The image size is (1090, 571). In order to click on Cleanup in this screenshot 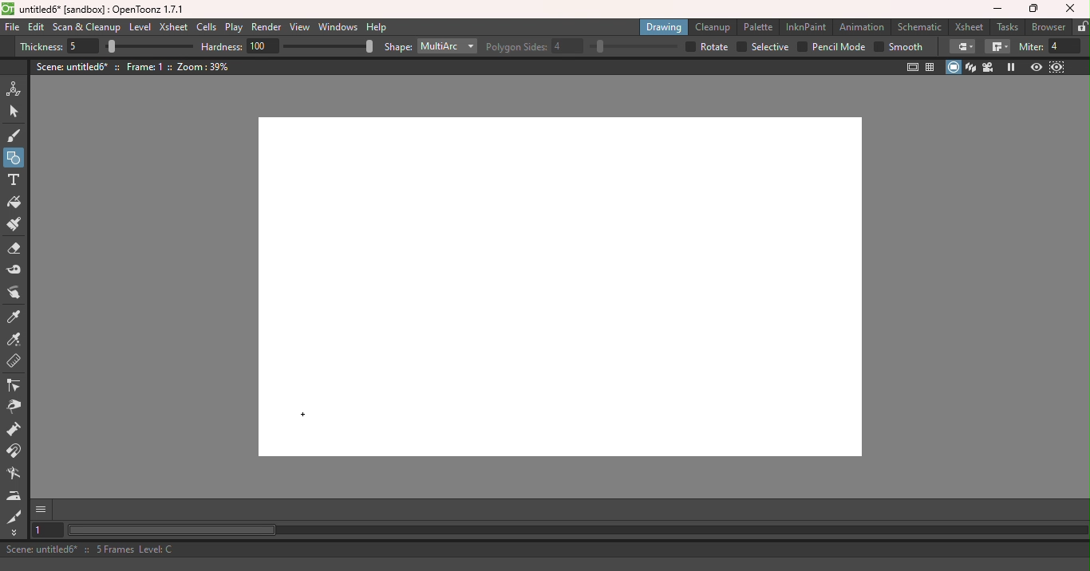, I will do `click(712, 28)`.